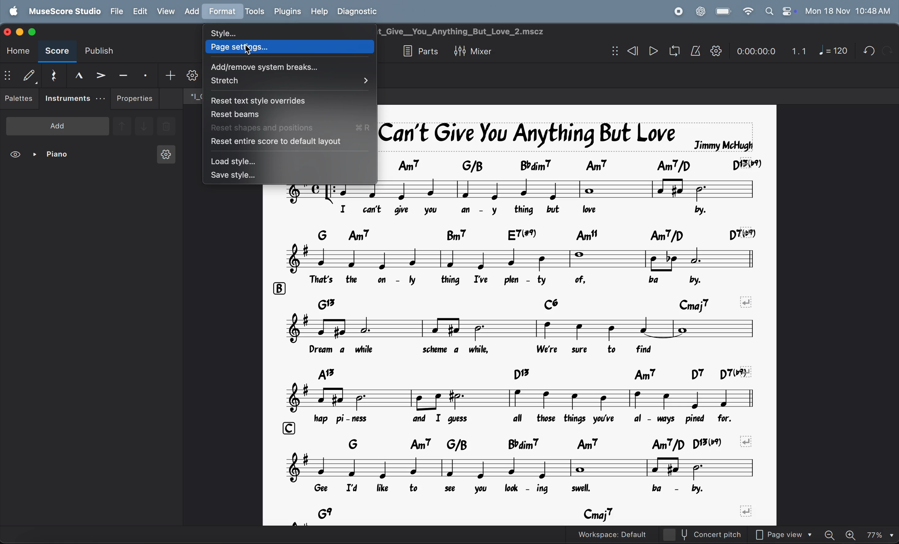 Image resolution: width=899 pixels, height=544 pixels. I want to click on zoom in, so click(852, 533).